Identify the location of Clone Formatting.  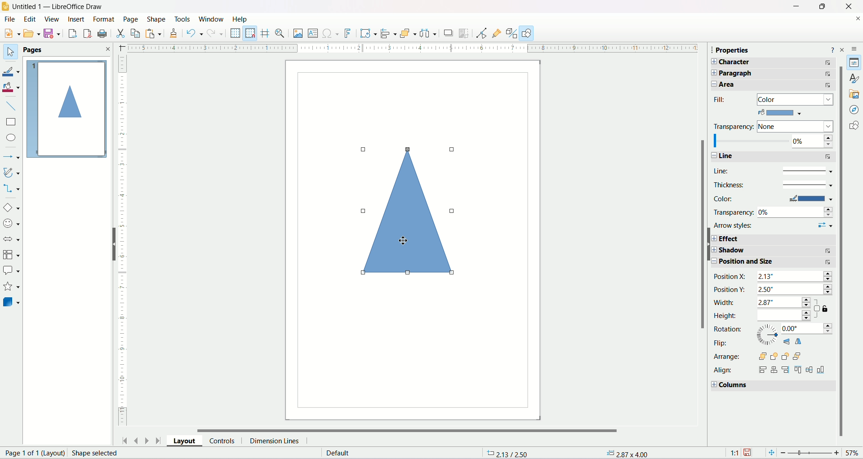
(174, 33).